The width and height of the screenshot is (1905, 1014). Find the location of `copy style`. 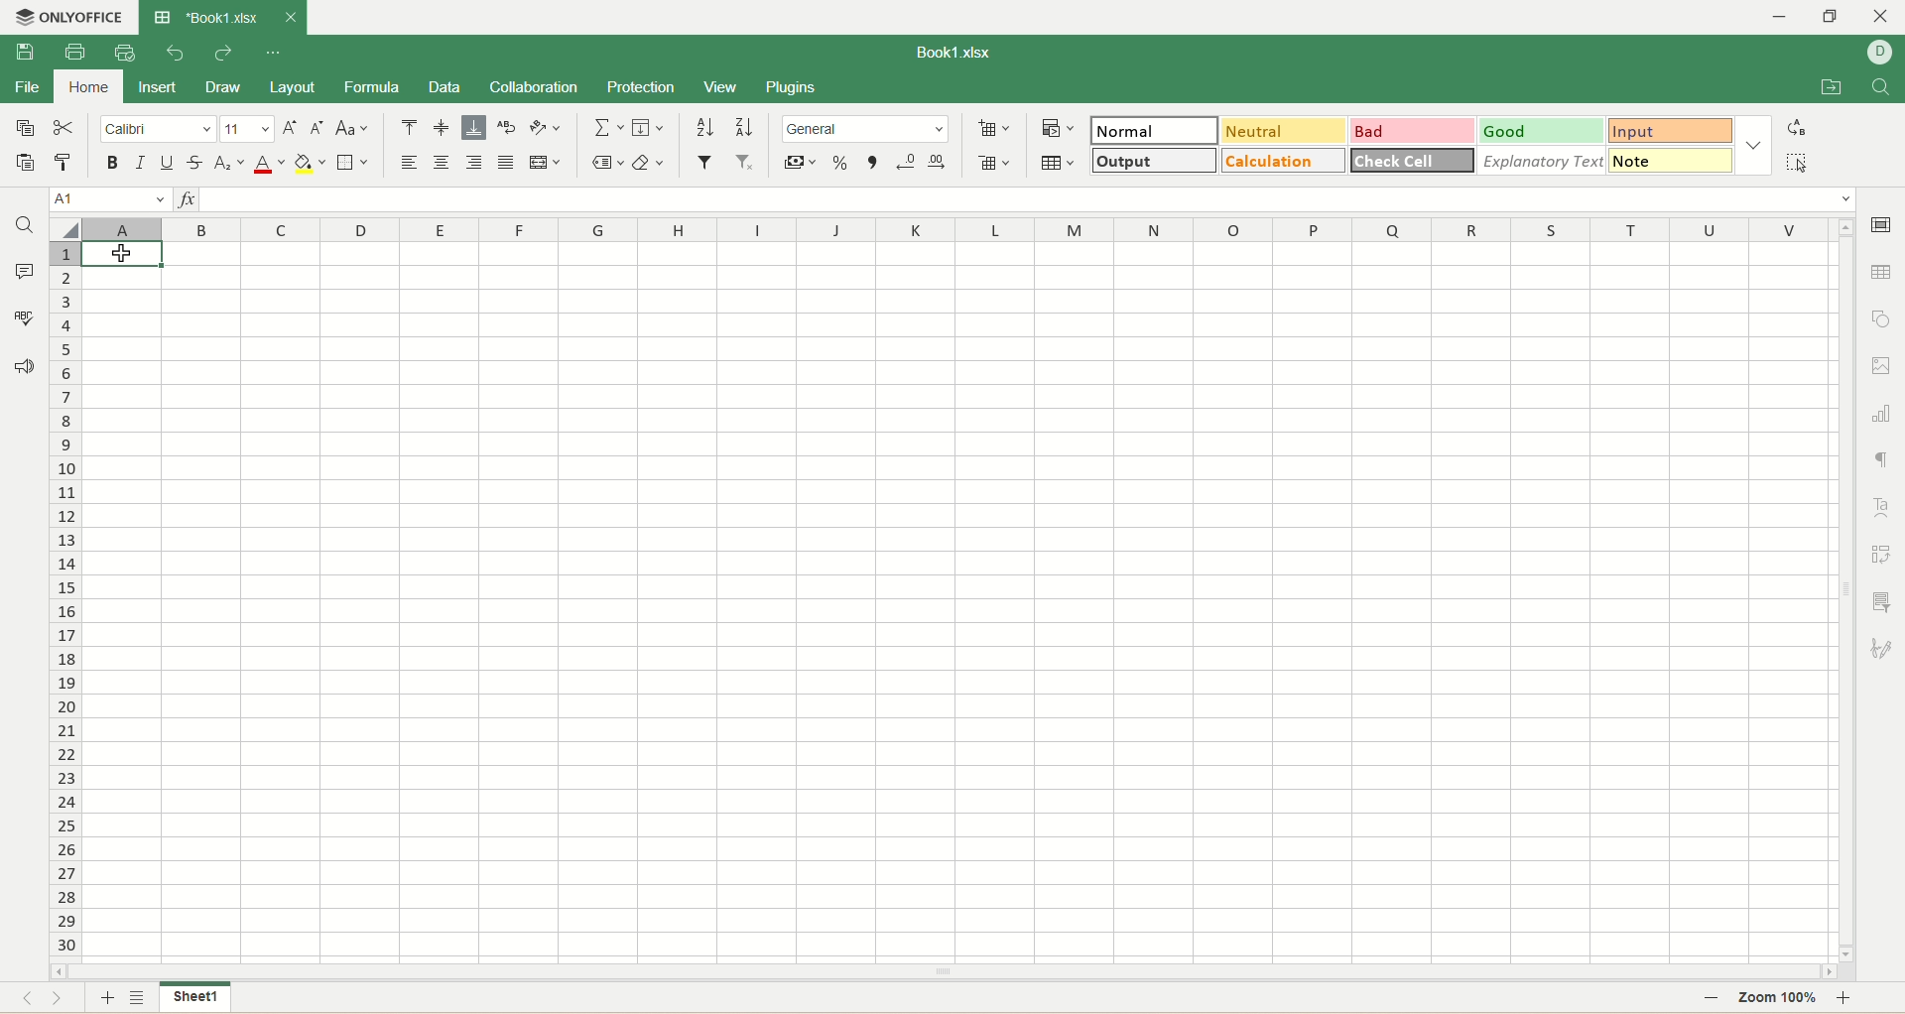

copy style is located at coordinates (63, 166).